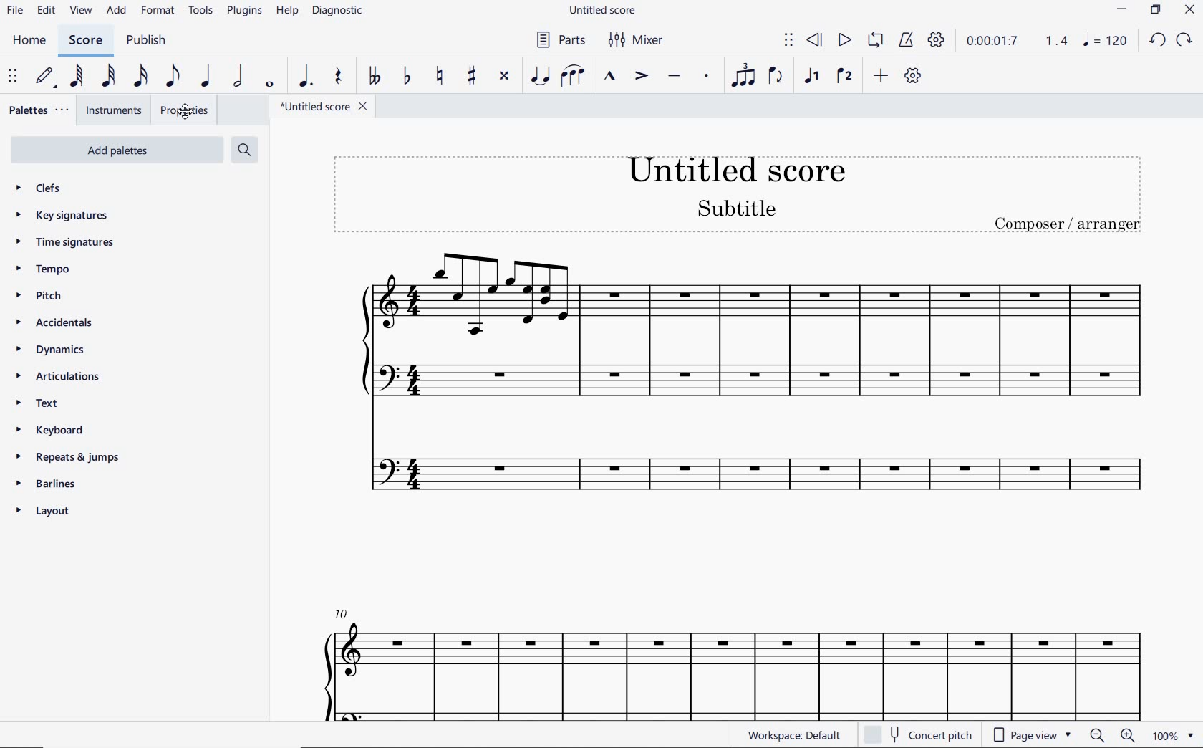 The height and width of the screenshot is (748, 1203). I want to click on SELECT TO MOVE, so click(16, 75).